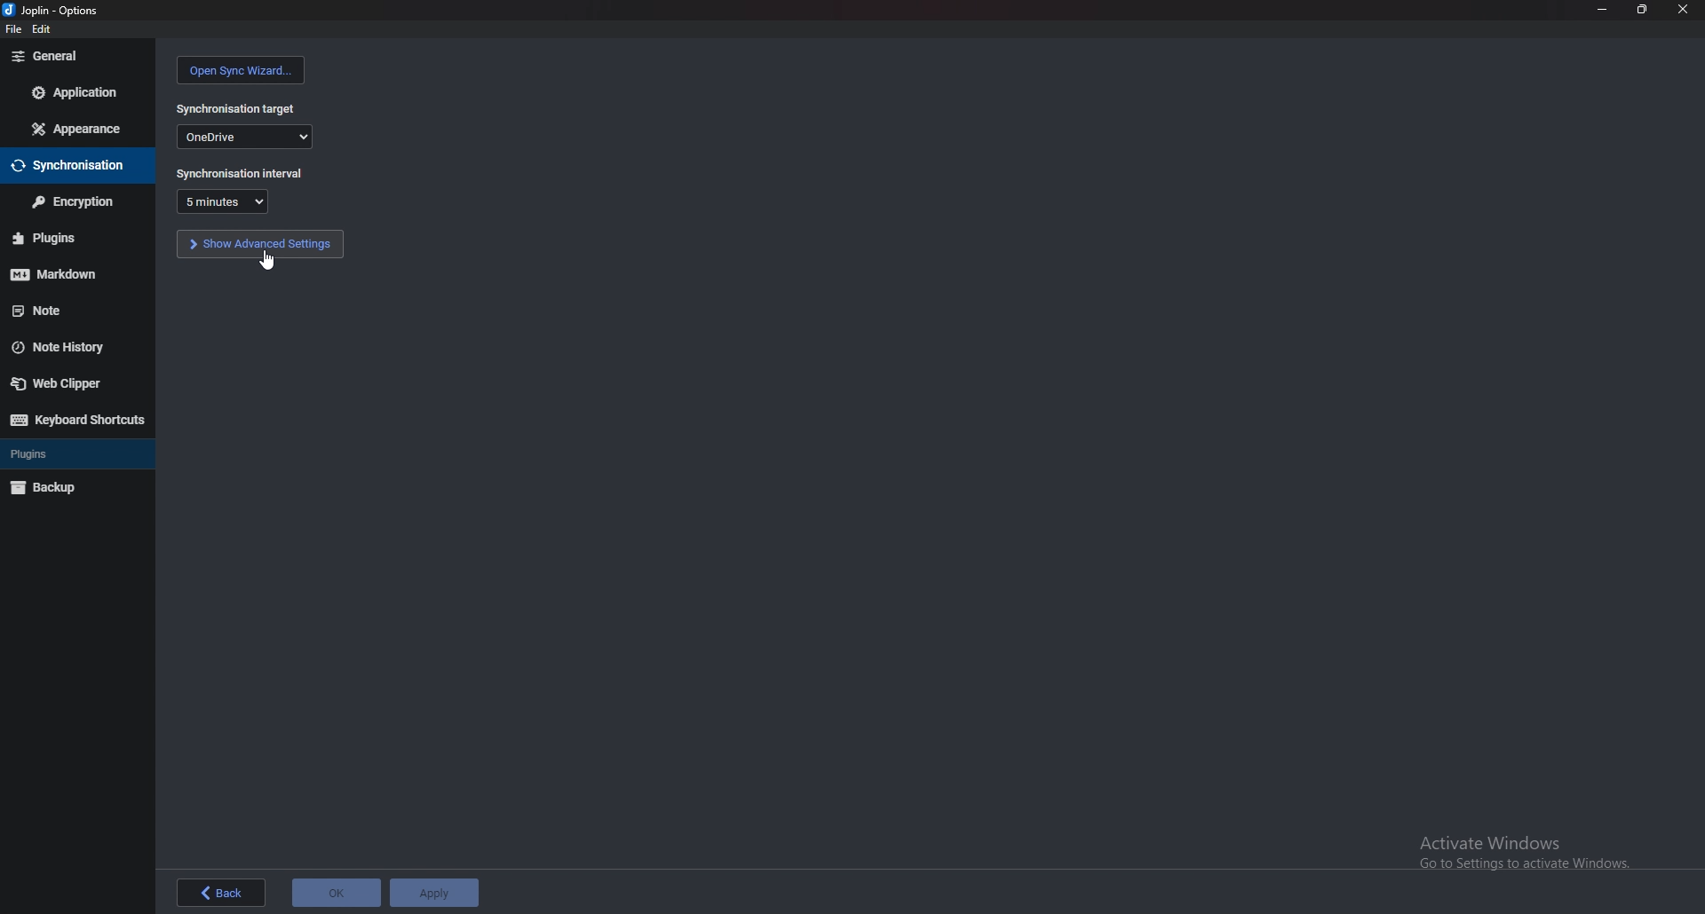 The image size is (1705, 914). What do you see at coordinates (434, 890) in the screenshot?
I see `apply` at bounding box center [434, 890].